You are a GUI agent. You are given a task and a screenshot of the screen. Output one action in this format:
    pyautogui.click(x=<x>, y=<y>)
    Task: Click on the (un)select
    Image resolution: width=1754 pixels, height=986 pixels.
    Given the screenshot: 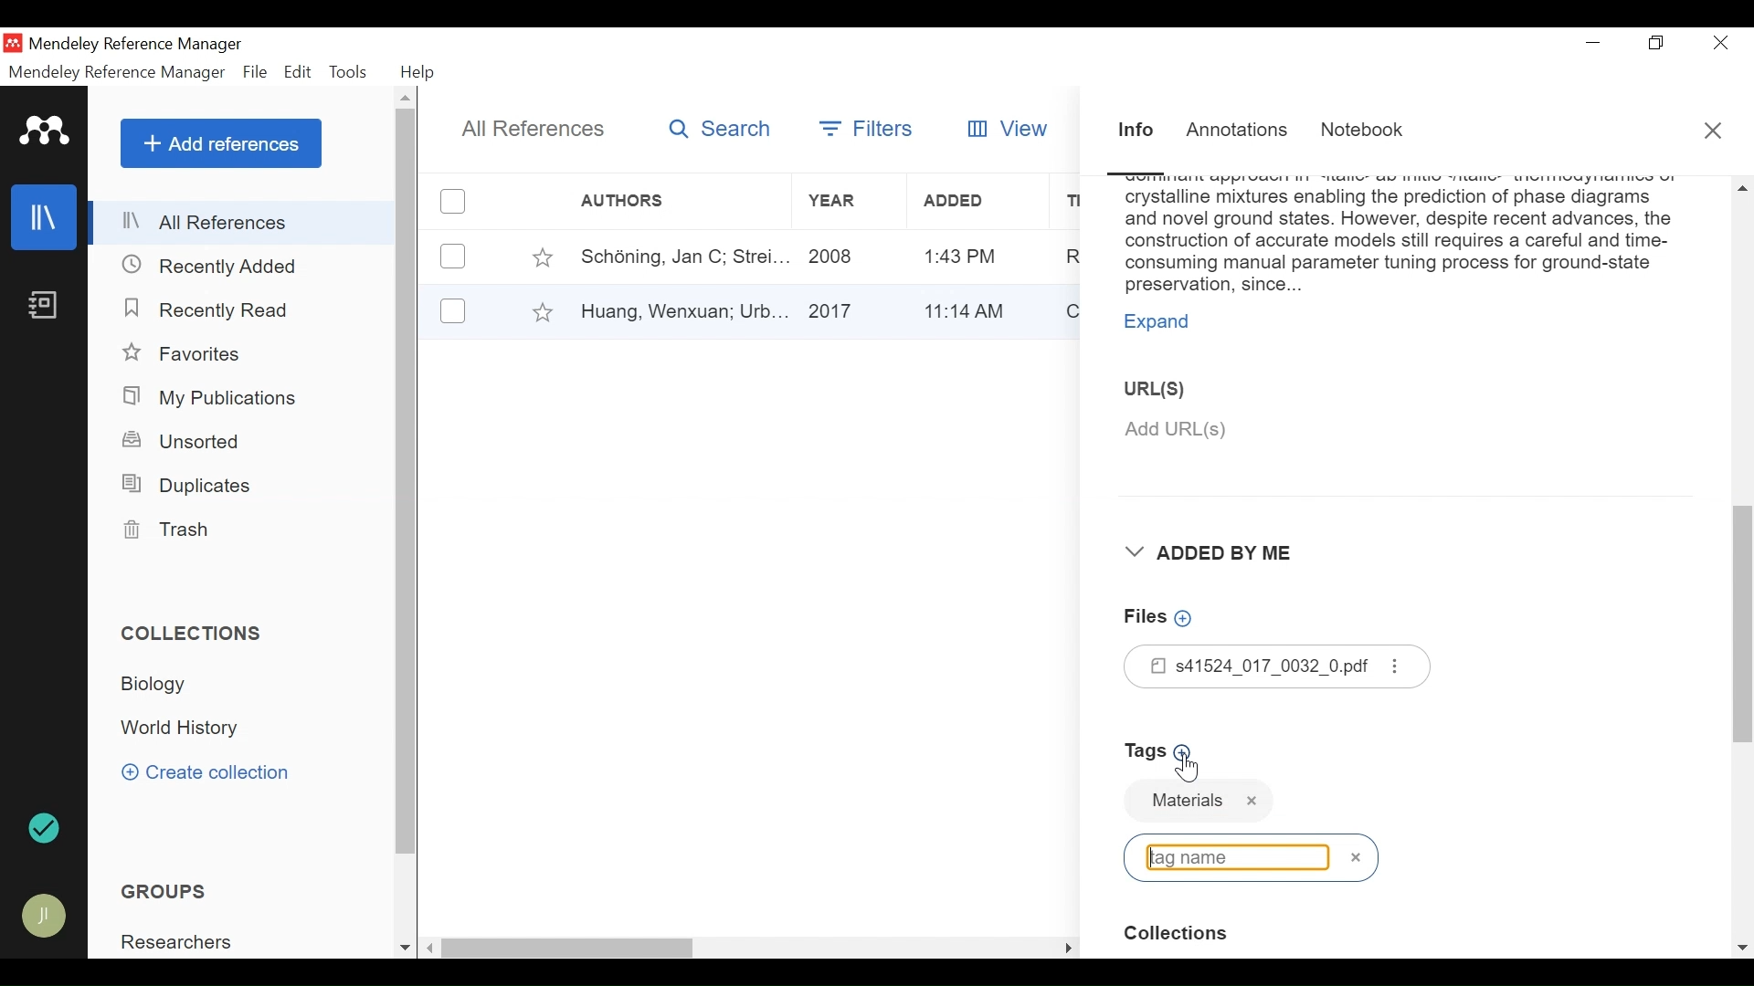 What is the action you would take?
    pyautogui.click(x=453, y=310)
    